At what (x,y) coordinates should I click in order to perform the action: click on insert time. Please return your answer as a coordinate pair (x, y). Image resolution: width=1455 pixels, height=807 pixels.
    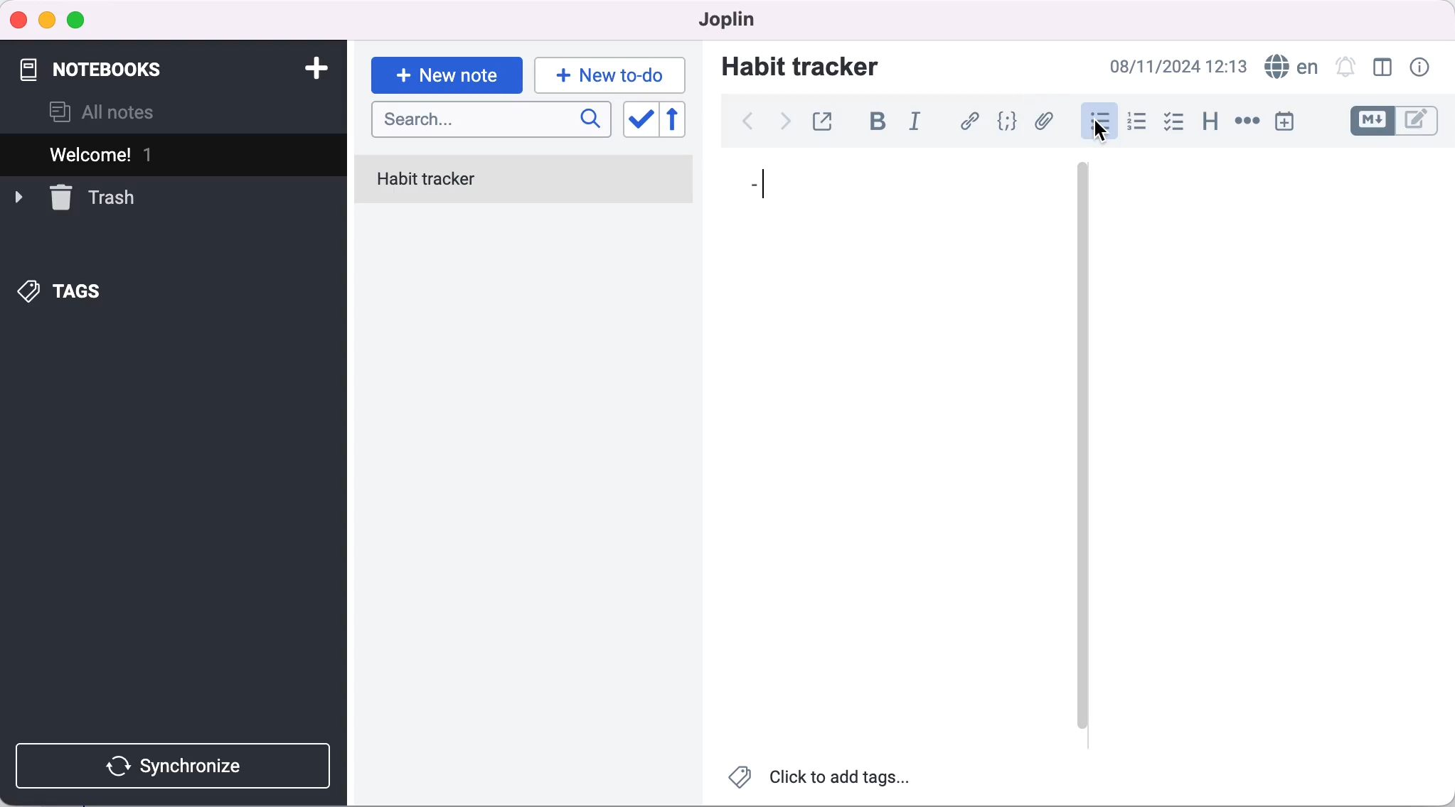
    Looking at the image, I should click on (1284, 121).